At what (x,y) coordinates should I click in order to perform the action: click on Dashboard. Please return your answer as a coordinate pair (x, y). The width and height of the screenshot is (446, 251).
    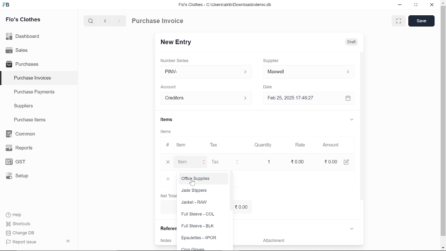
    Looking at the image, I should click on (23, 36).